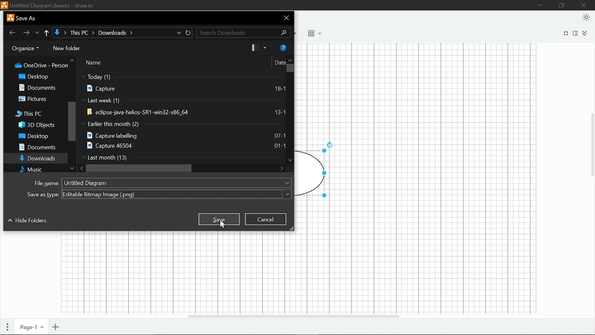 The image size is (595, 335). I want to click on Documents, so click(41, 87).